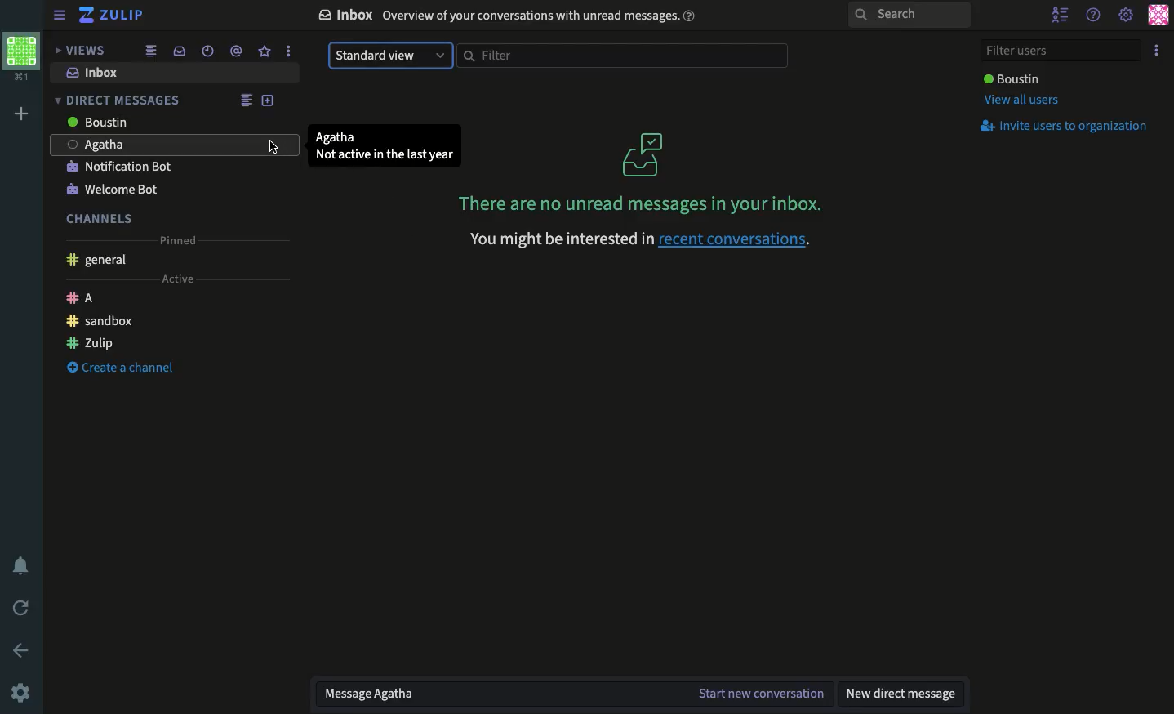 Image resolution: width=1174 pixels, height=714 pixels. I want to click on Profile, so click(22, 60).